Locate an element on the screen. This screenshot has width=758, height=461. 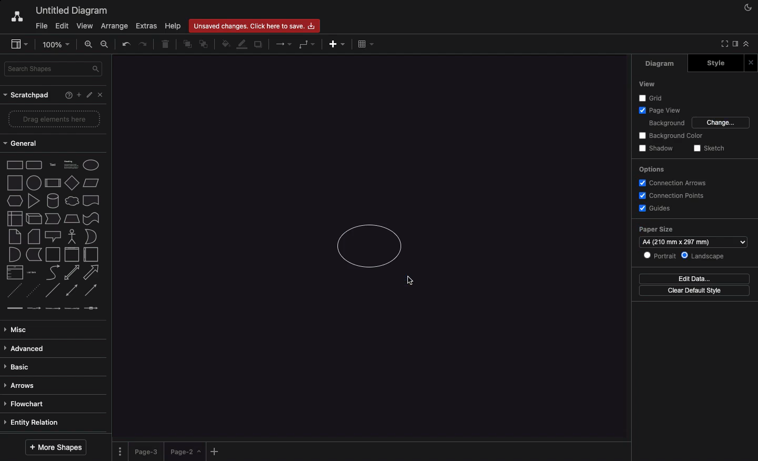
bidirectional arrow is located at coordinates (71, 273).